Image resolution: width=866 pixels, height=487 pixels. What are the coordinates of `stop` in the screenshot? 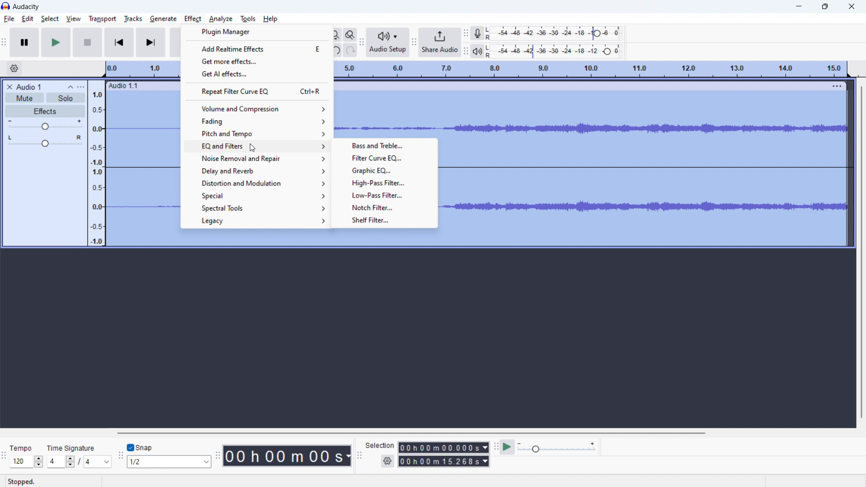 It's located at (88, 42).